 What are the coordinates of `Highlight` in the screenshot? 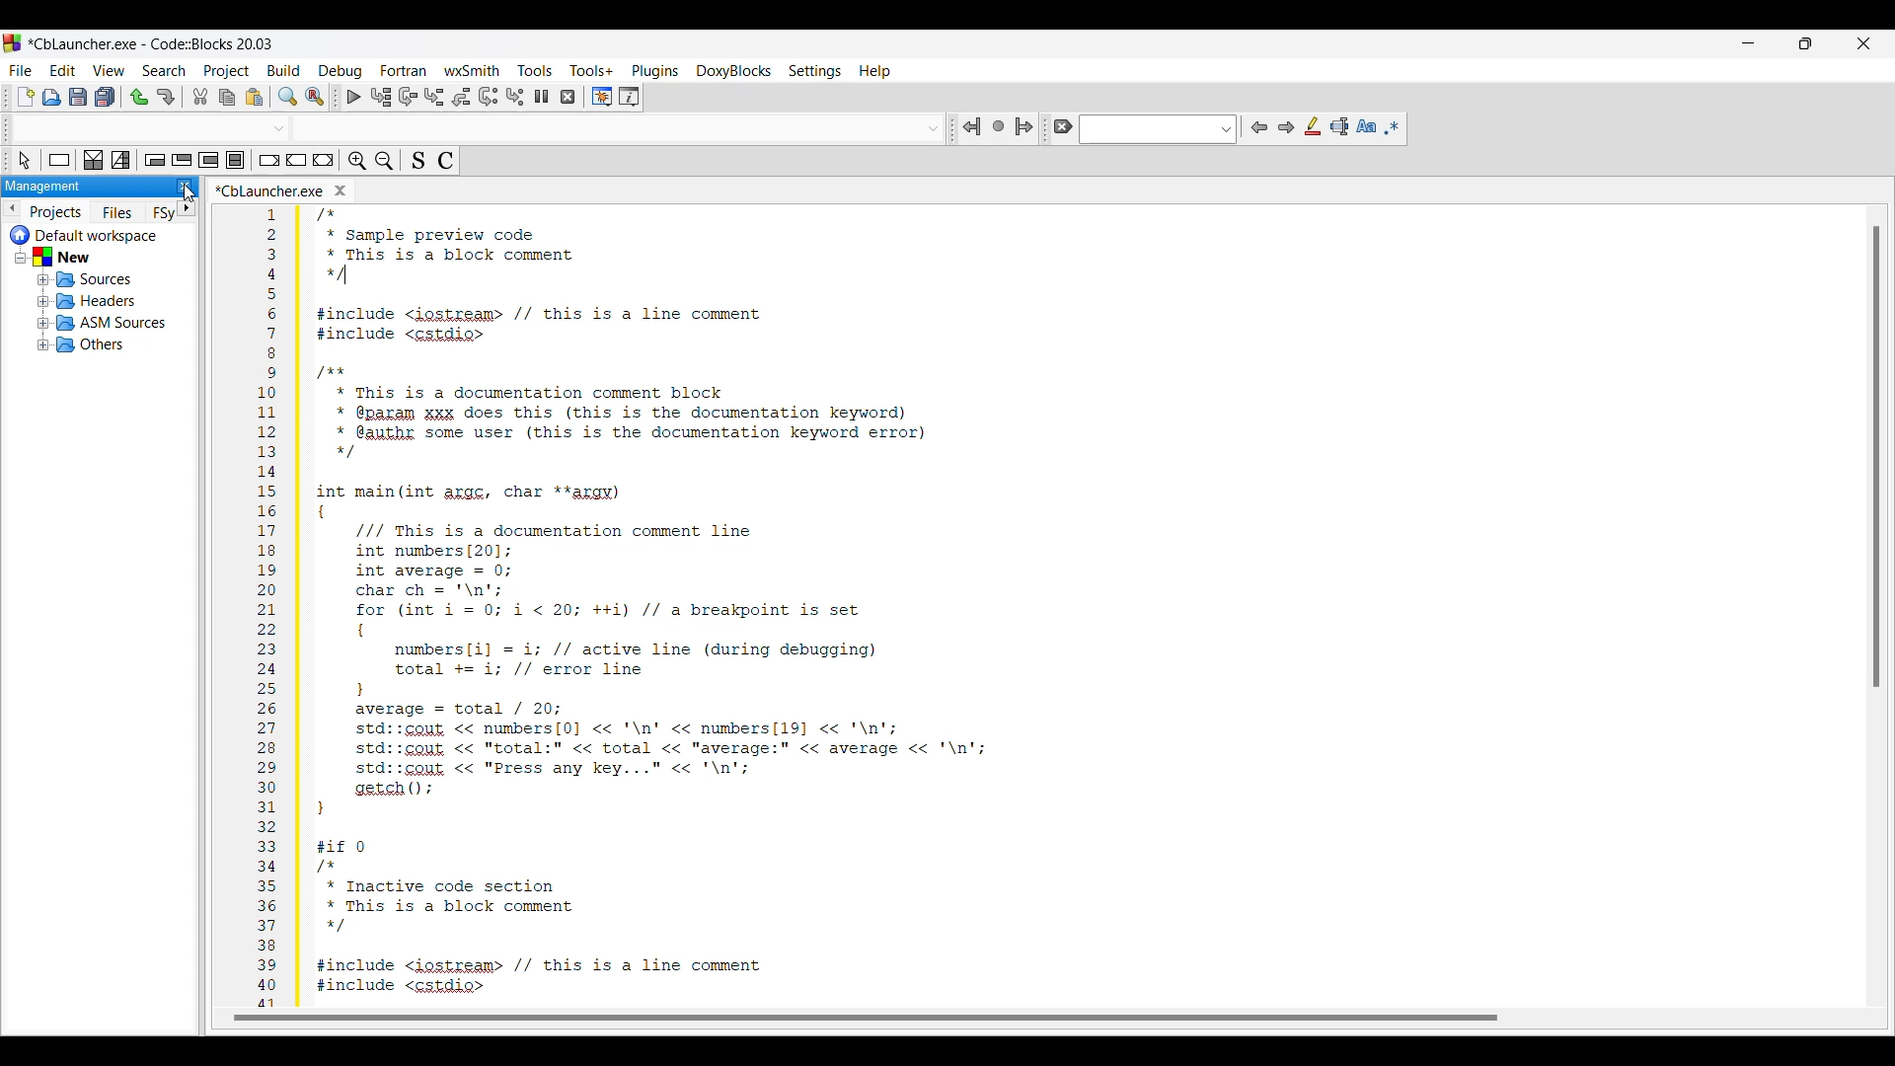 It's located at (1313, 126).